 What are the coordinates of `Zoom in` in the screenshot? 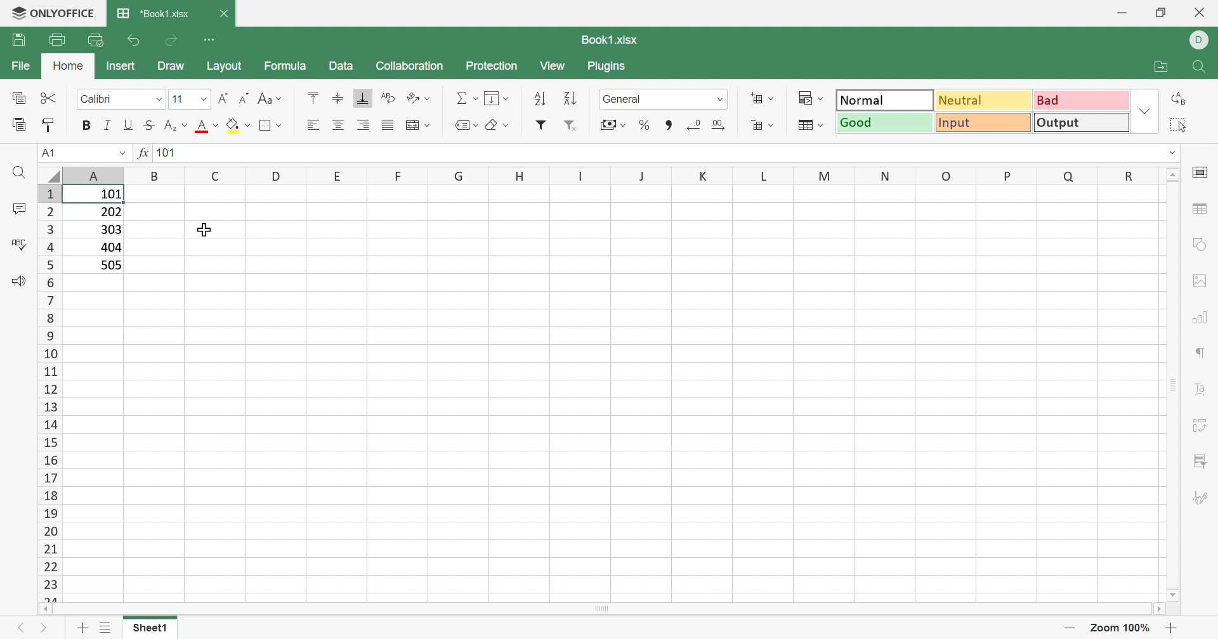 It's located at (1173, 628).